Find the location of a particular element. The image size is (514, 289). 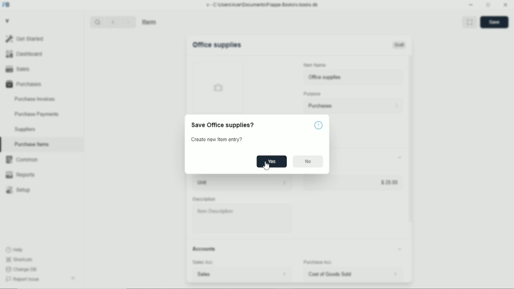

purchase payments is located at coordinates (36, 114).